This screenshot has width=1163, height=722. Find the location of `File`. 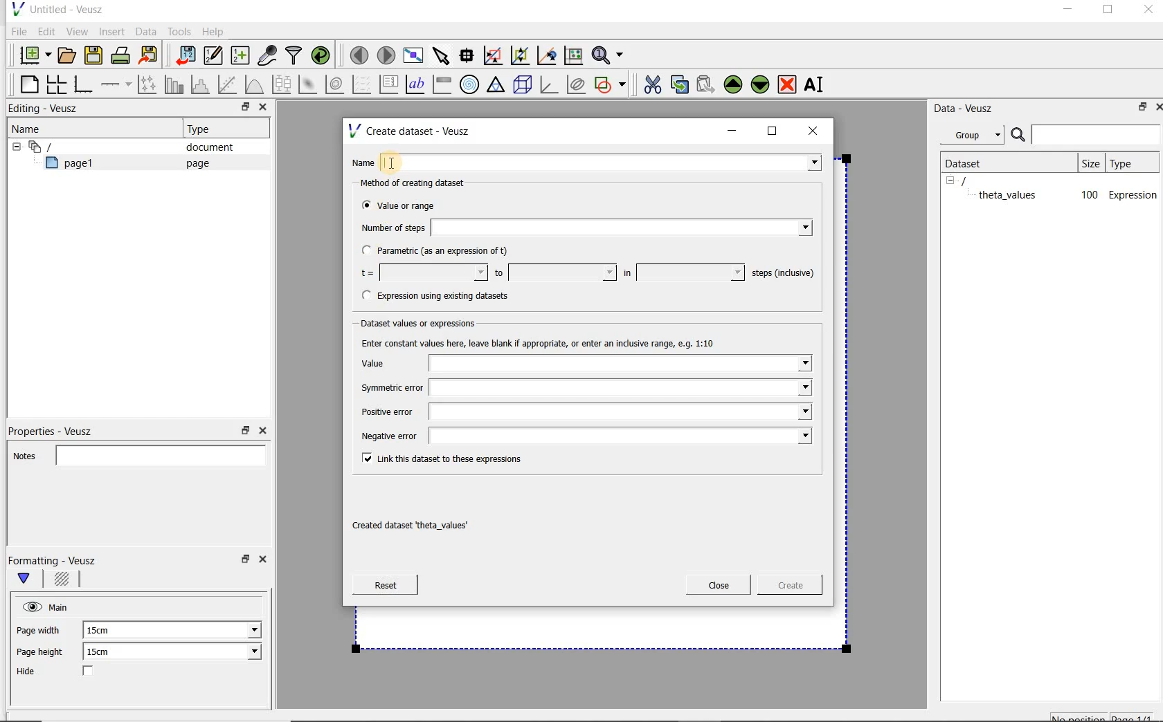

File is located at coordinates (17, 32).